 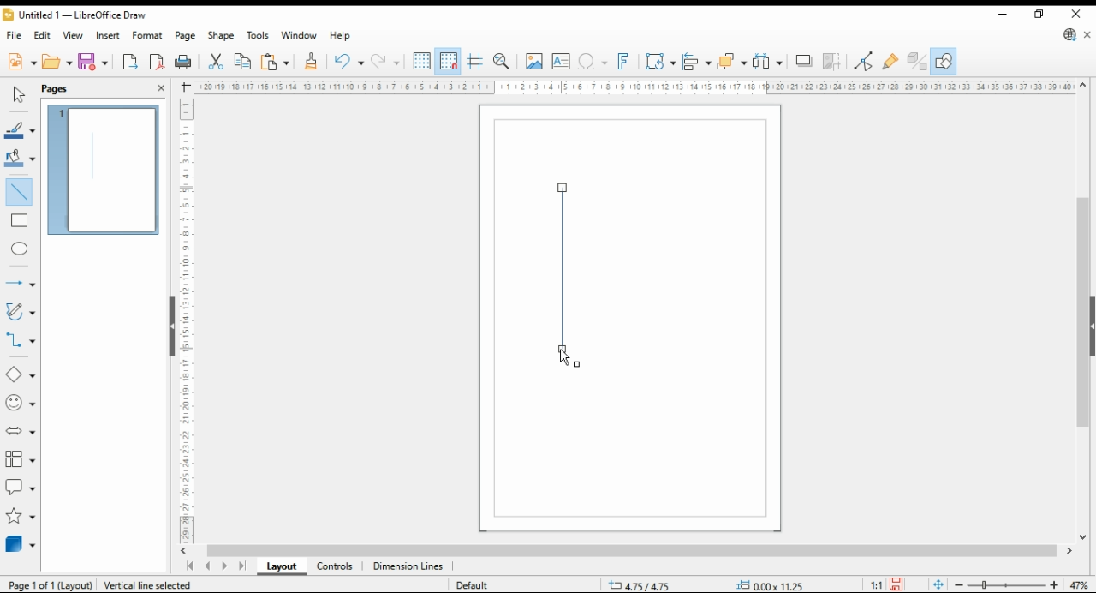 What do you see at coordinates (228, 566) in the screenshot?
I see `next page` at bounding box center [228, 566].